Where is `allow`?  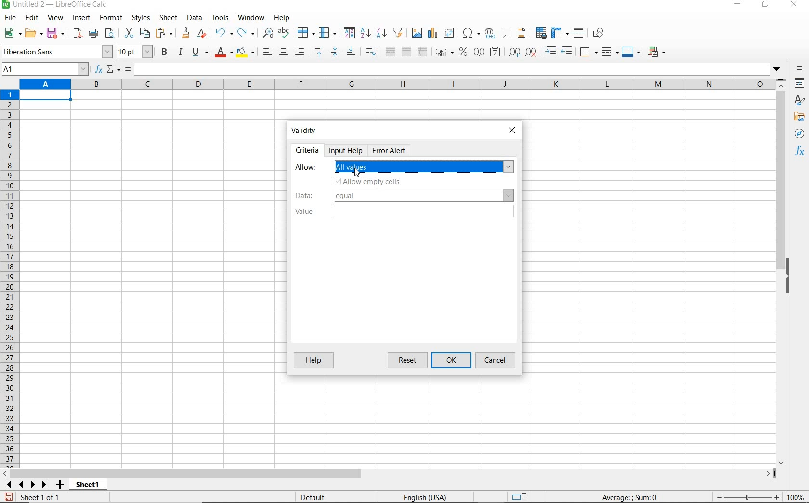 allow is located at coordinates (305, 168).